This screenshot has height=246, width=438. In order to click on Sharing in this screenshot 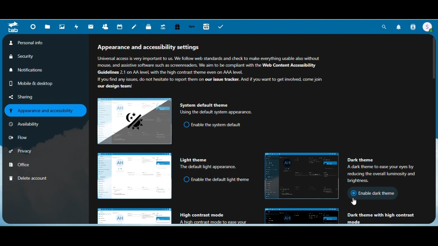, I will do `click(25, 97)`.